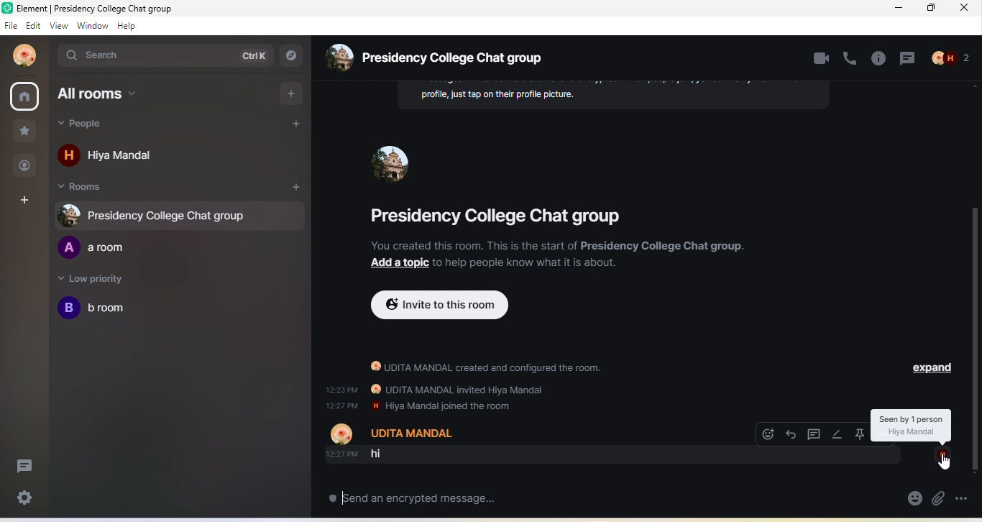 This screenshot has height=522, width=982. Describe the element at coordinates (290, 127) in the screenshot. I see `start chat` at that location.